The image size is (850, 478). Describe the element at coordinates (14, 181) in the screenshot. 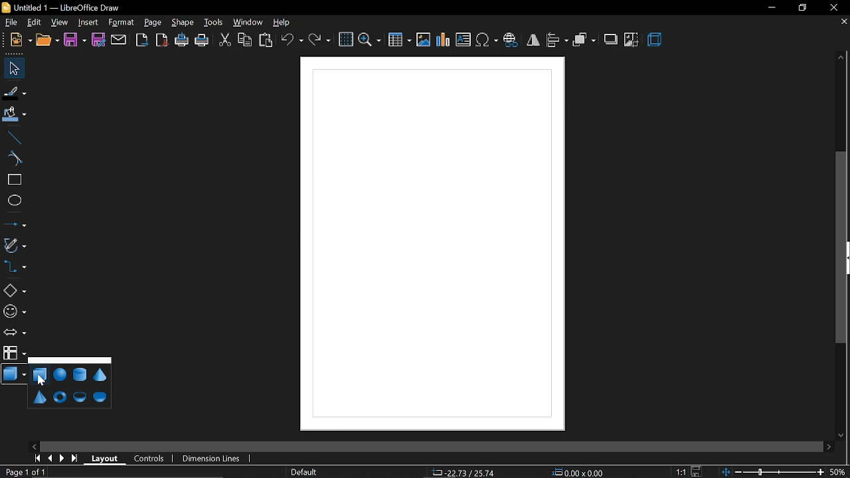

I see `rectangle` at that location.